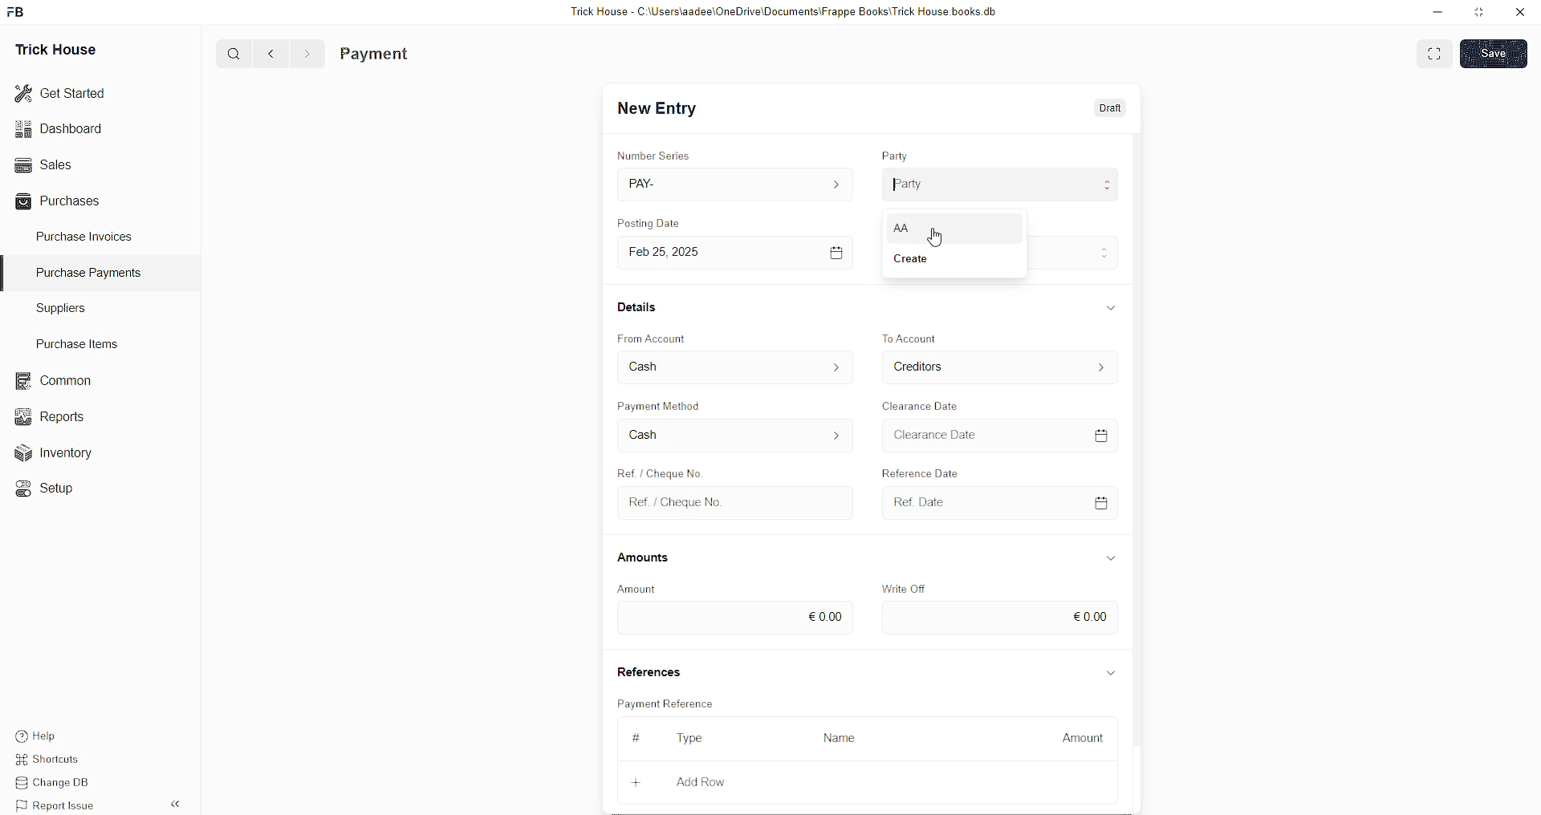  What do you see at coordinates (825, 614) in the screenshot?
I see `€0.00` at bounding box center [825, 614].